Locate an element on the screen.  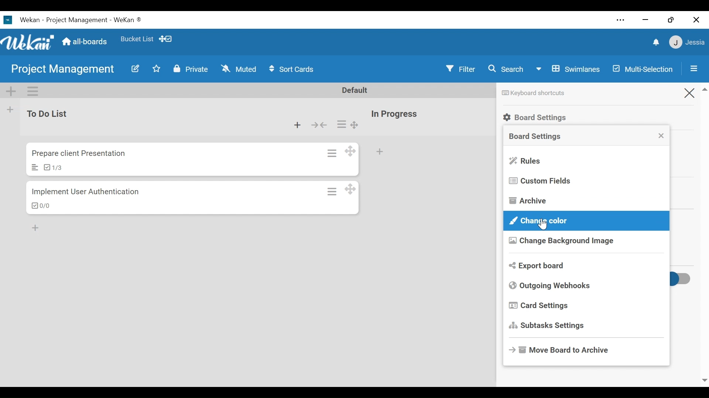
Default is located at coordinates (355, 91).